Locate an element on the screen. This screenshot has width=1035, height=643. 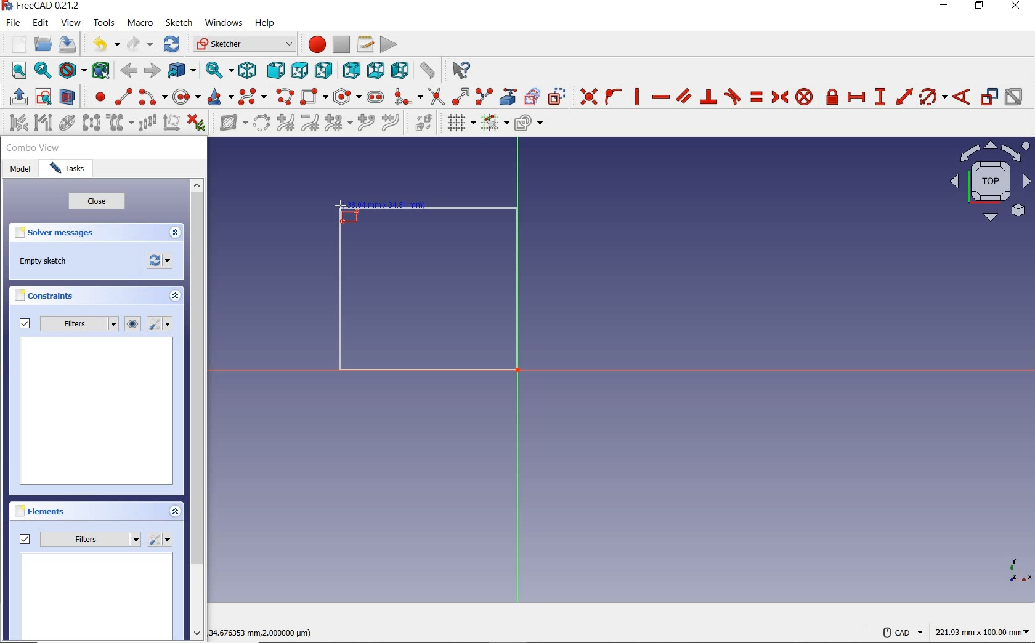
help is located at coordinates (267, 25).